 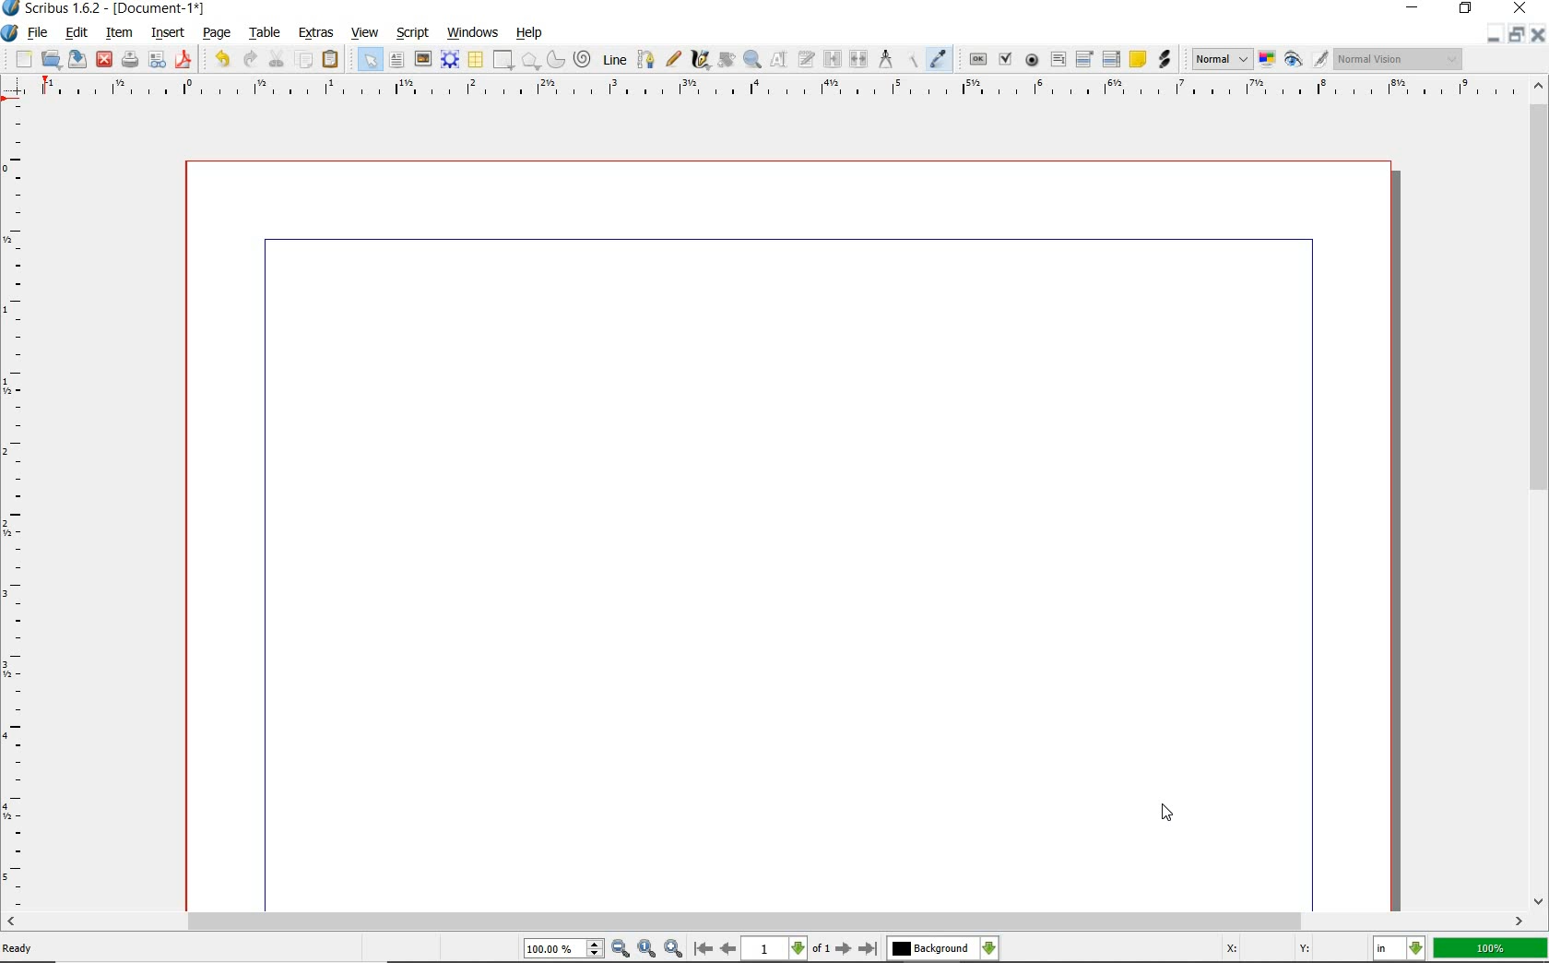 I want to click on windows, so click(x=474, y=33).